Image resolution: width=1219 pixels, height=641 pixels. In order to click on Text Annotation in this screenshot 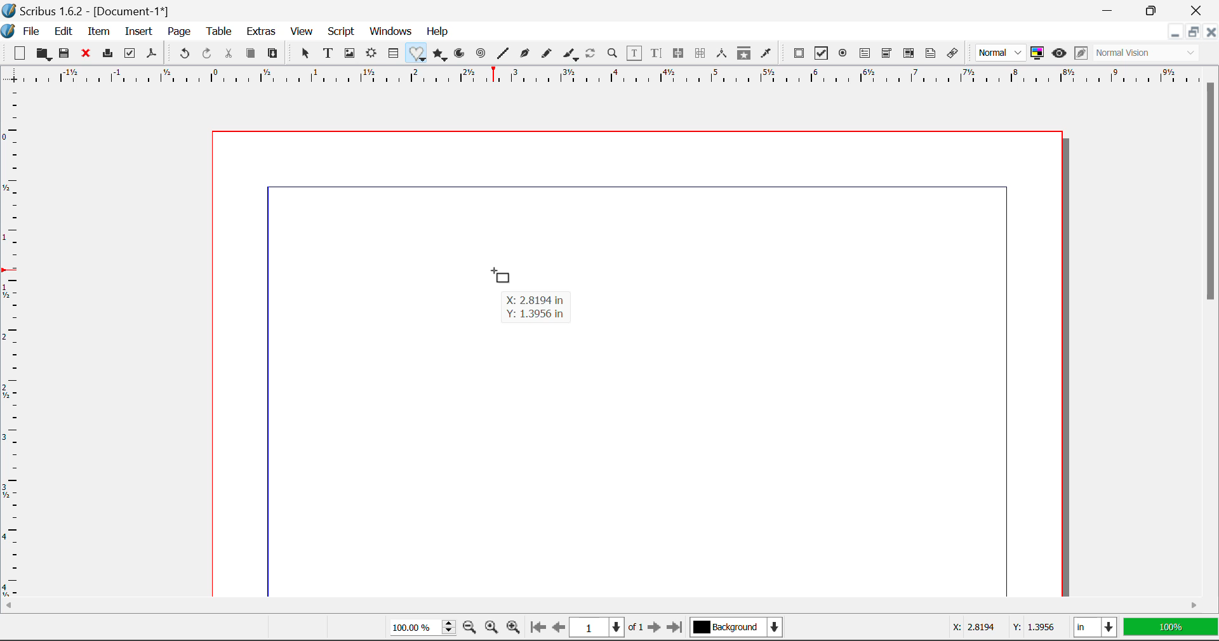, I will do `click(929, 54)`.